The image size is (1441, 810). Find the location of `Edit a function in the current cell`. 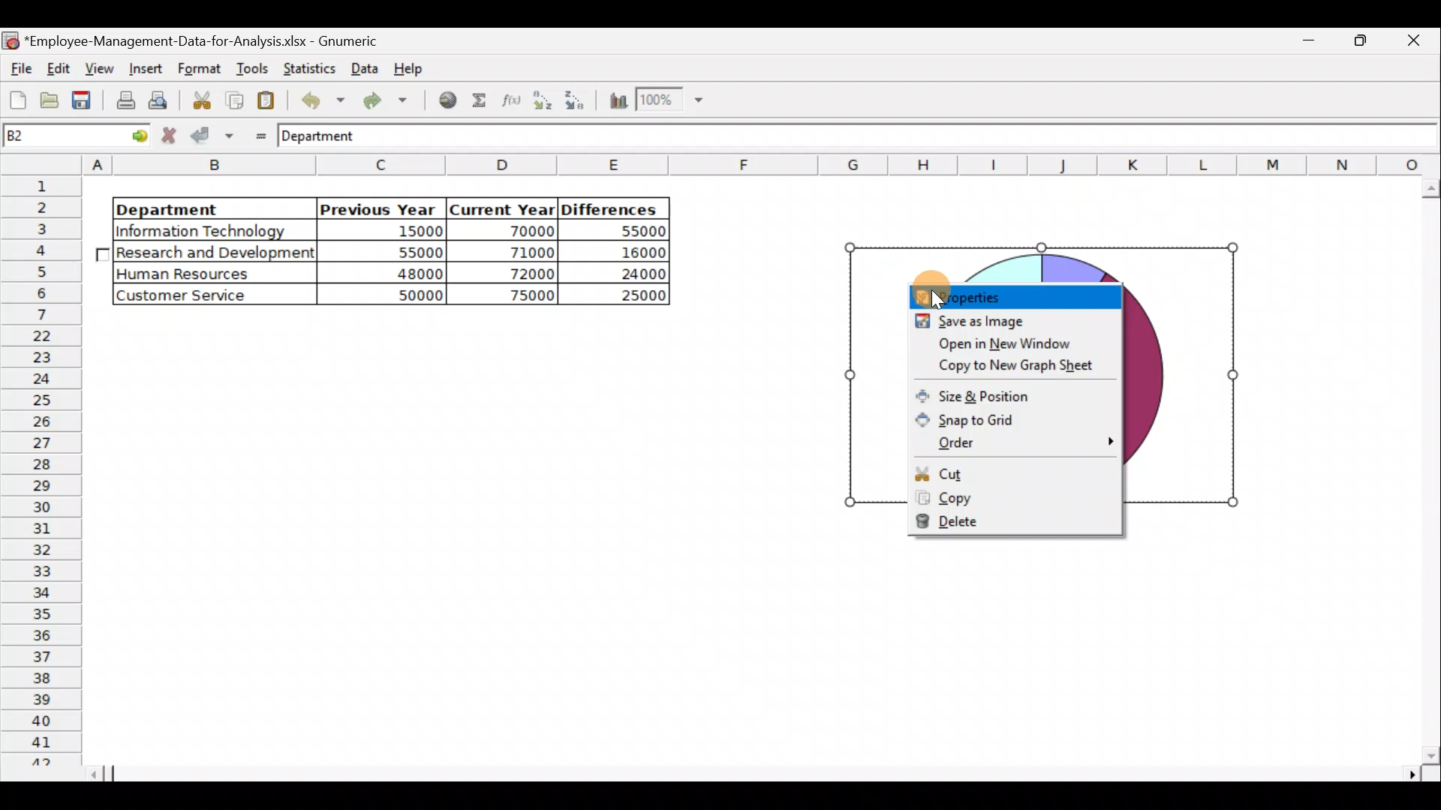

Edit a function in the current cell is located at coordinates (510, 100).